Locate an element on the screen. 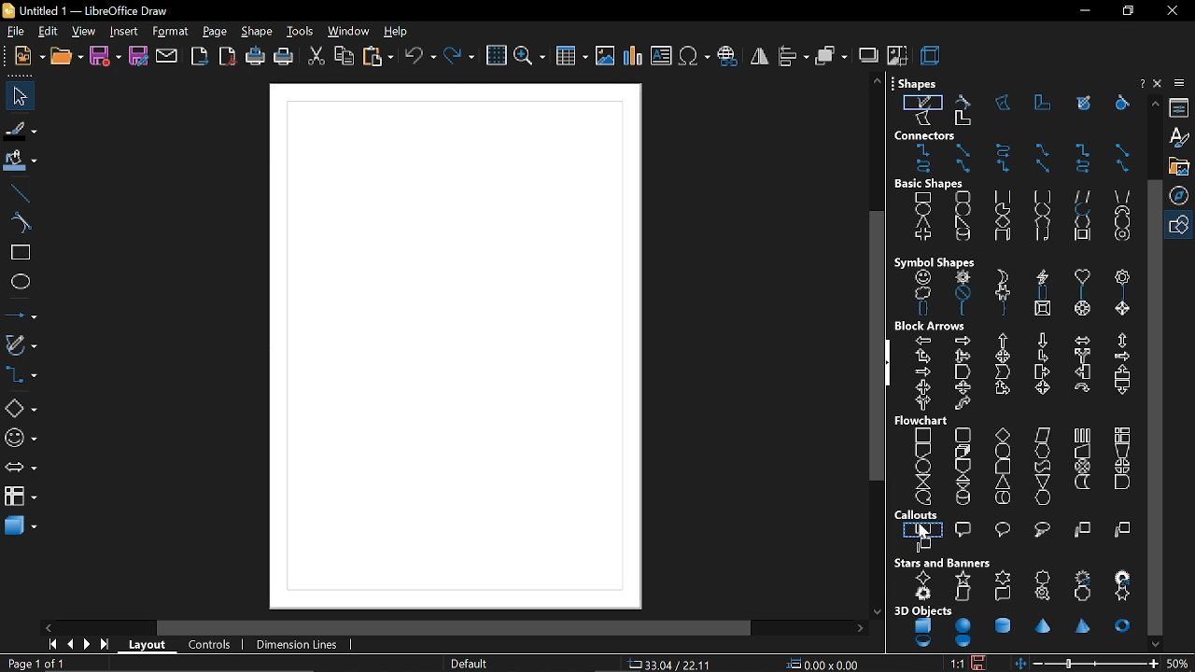 The width and height of the screenshot is (1195, 672). flower is located at coordinates (1121, 276).